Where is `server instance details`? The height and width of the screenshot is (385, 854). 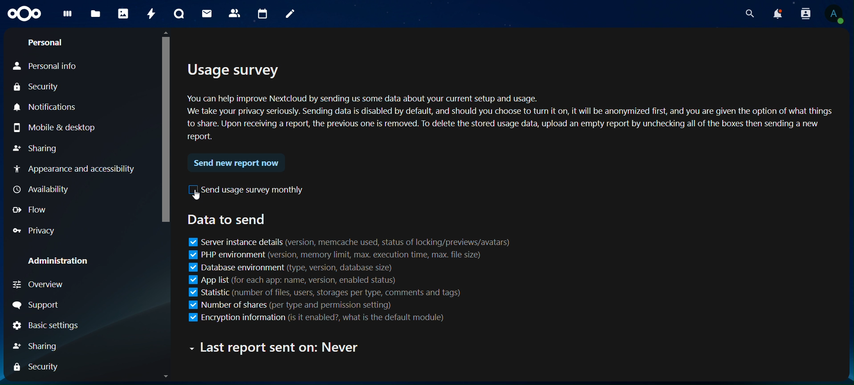
server instance details is located at coordinates (349, 241).